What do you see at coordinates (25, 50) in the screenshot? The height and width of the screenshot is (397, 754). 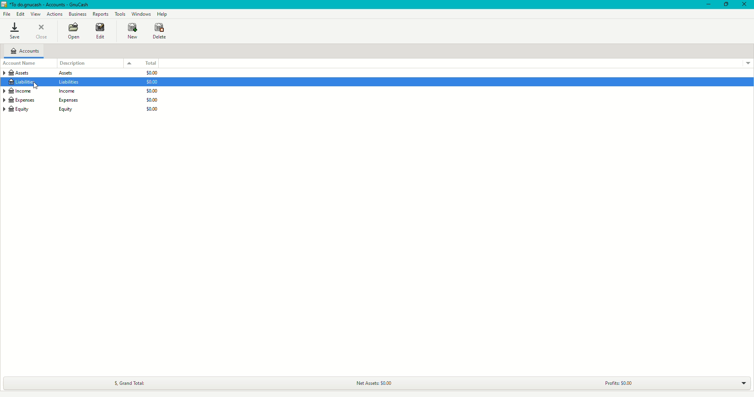 I see `Accounts` at bounding box center [25, 50].